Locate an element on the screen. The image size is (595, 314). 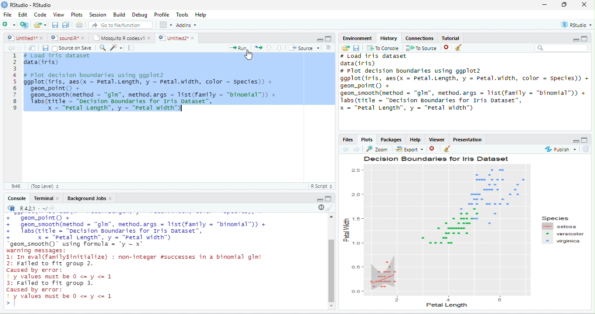
geom_smooth(method = gim , method.args = list(Tamily = binomial )) +
Tabs(title - “Decision Boundaries for Iris Dataset”,
x = "petal Length”, y = "Petal width") is located at coordinates (154, 103).